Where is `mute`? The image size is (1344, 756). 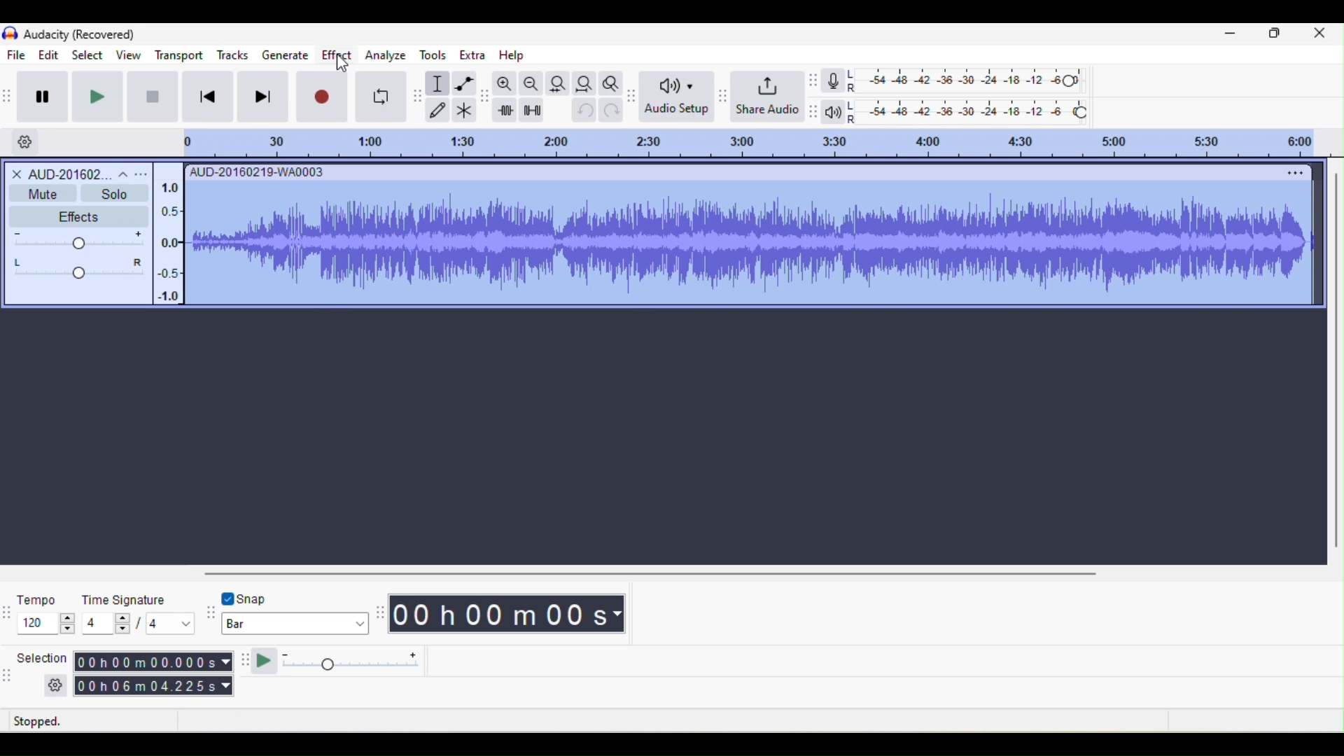
mute is located at coordinates (41, 192).